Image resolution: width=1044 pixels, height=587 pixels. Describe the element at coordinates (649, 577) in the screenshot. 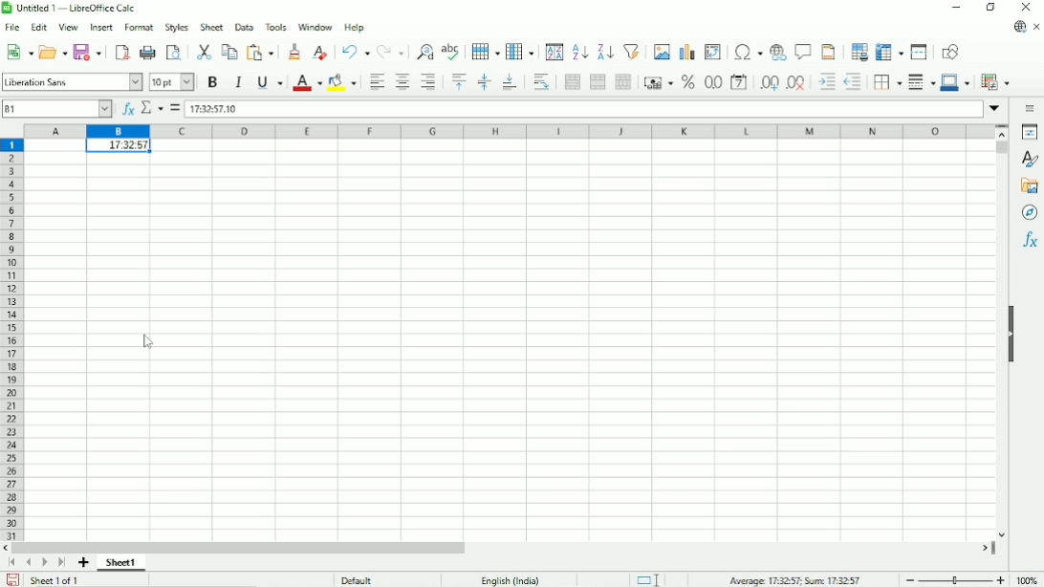

I see `Standard selection` at that location.